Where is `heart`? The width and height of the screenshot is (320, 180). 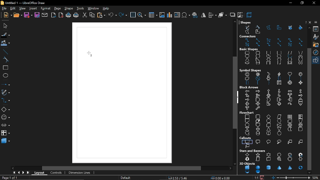 heart is located at coordinates (290, 74).